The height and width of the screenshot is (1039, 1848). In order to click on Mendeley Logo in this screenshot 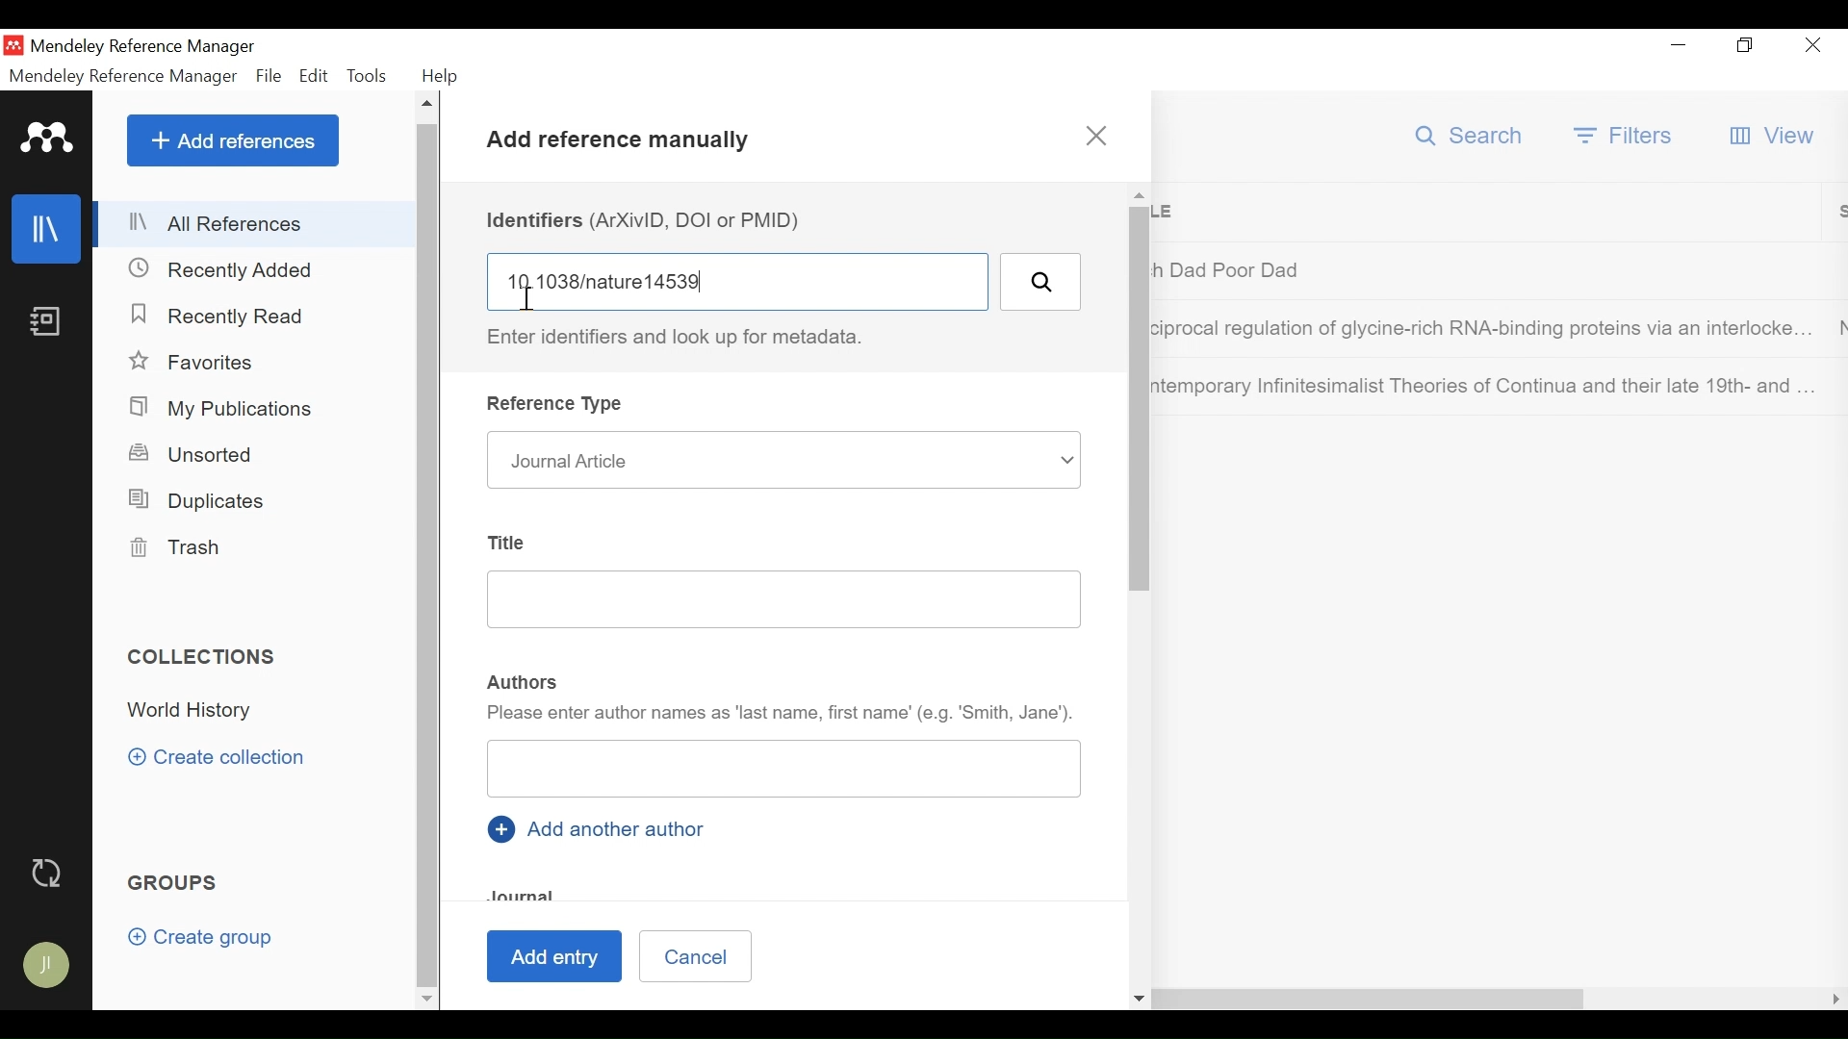, I will do `click(47, 138)`.